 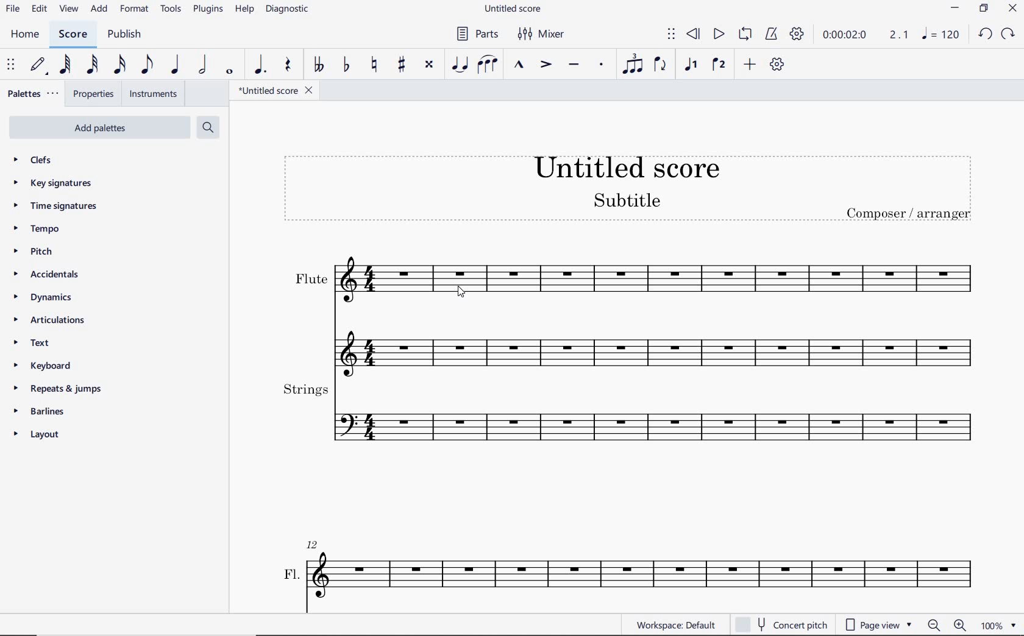 I want to click on PALETTES, so click(x=35, y=93).